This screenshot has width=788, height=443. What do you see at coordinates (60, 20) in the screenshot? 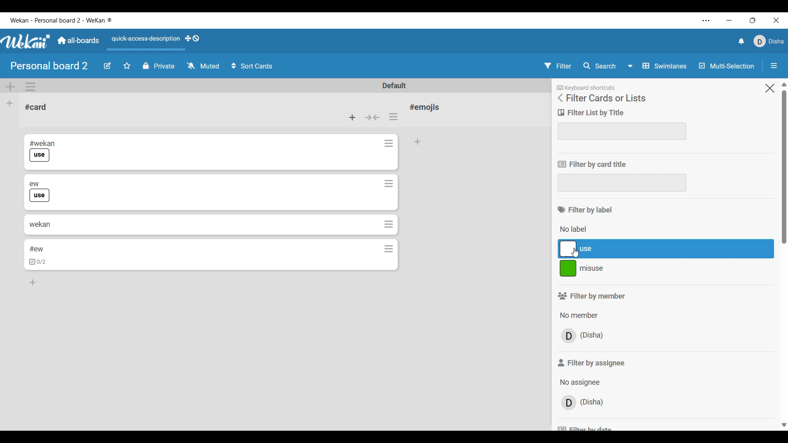
I see `Software and board name` at bounding box center [60, 20].